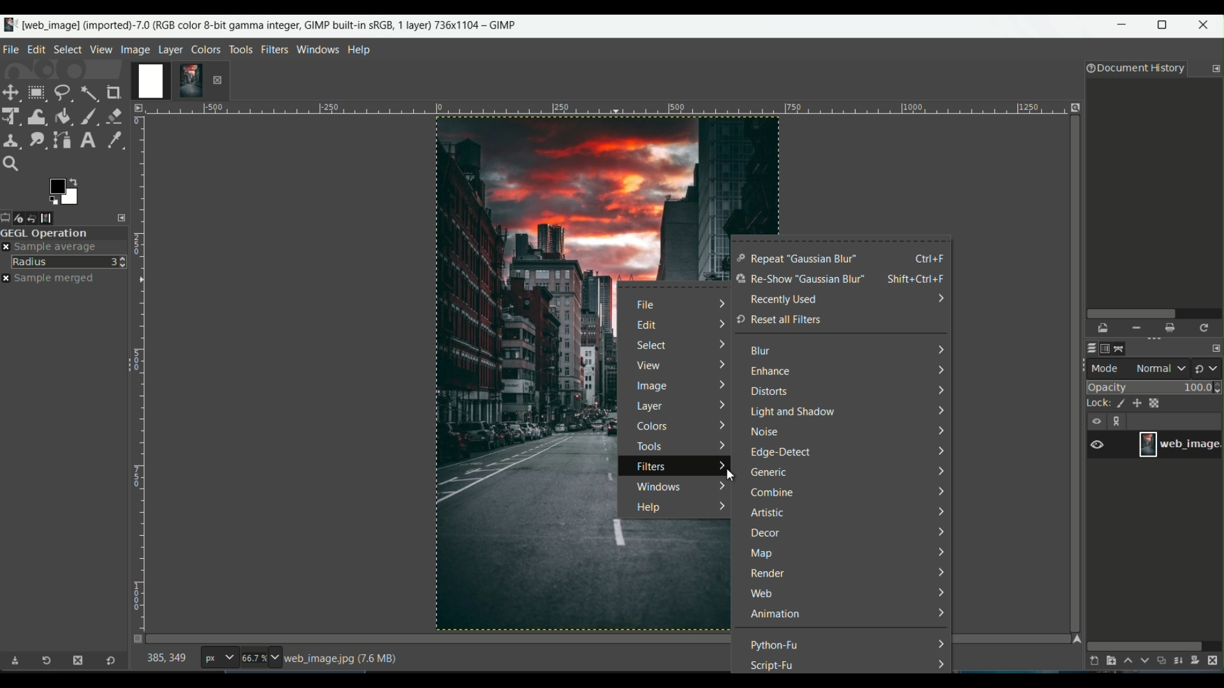 This screenshot has width=1224, height=688. What do you see at coordinates (762, 594) in the screenshot?
I see `web` at bounding box center [762, 594].